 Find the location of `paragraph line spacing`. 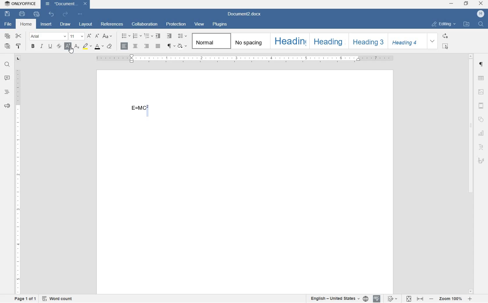

paragraph line spacing is located at coordinates (182, 36).